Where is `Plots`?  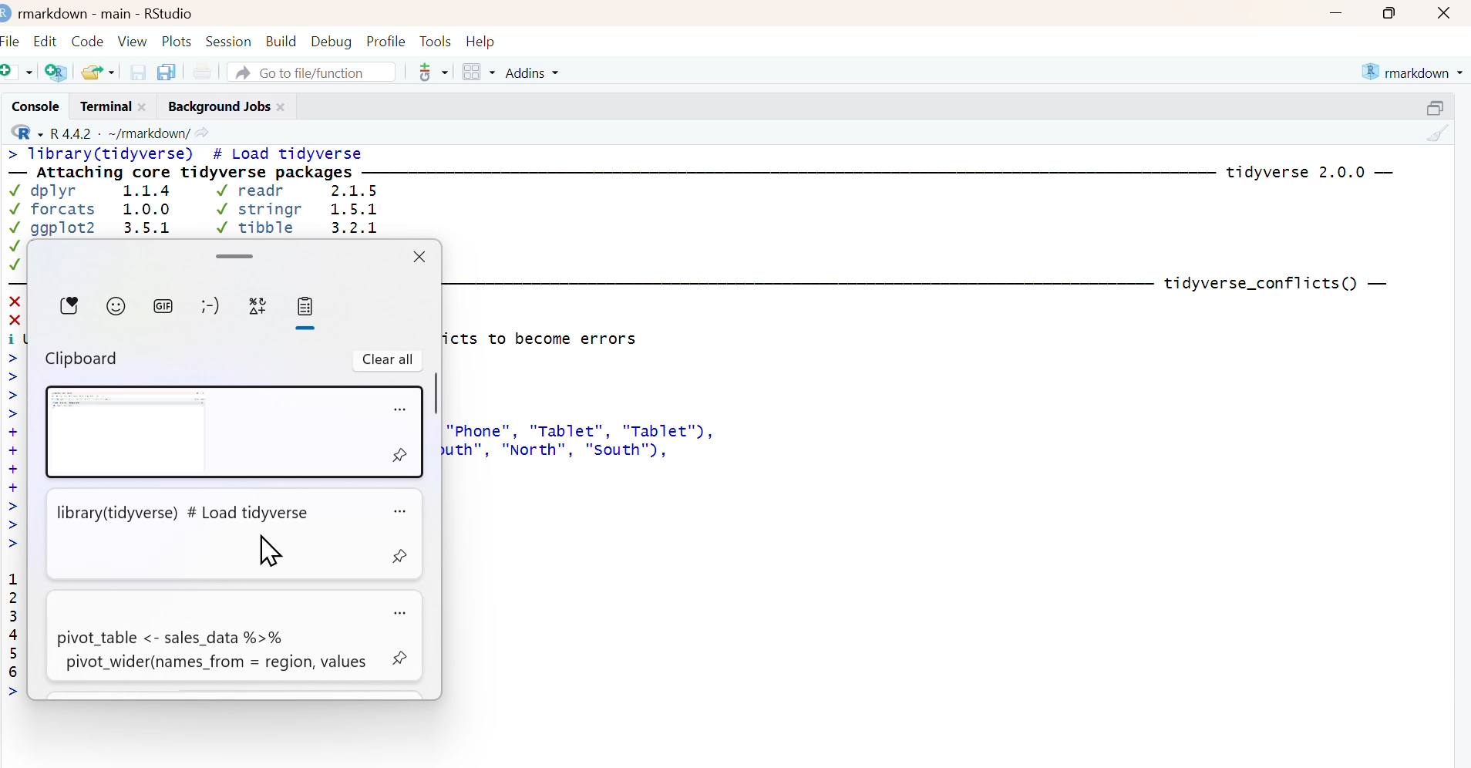
Plots is located at coordinates (177, 39).